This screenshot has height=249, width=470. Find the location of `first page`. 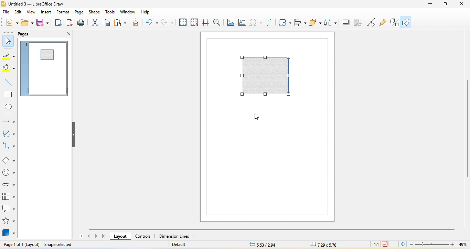

first page is located at coordinates (80, 236).